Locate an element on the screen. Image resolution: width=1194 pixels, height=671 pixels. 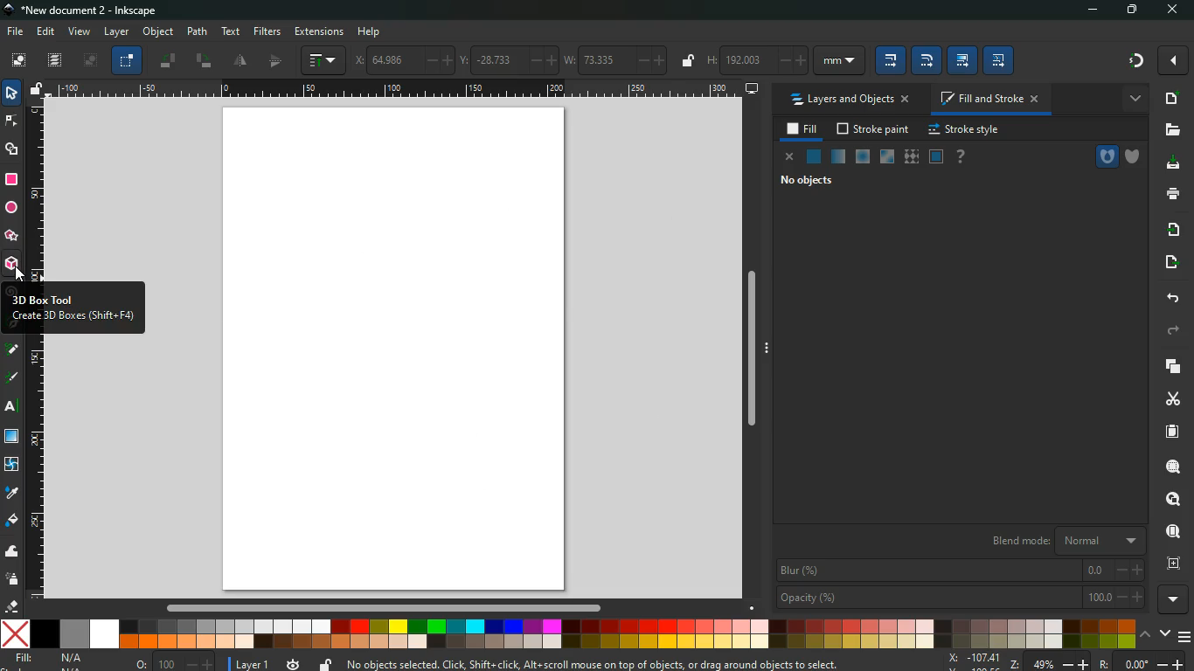
zoom is located at coordinates (1067, 662).